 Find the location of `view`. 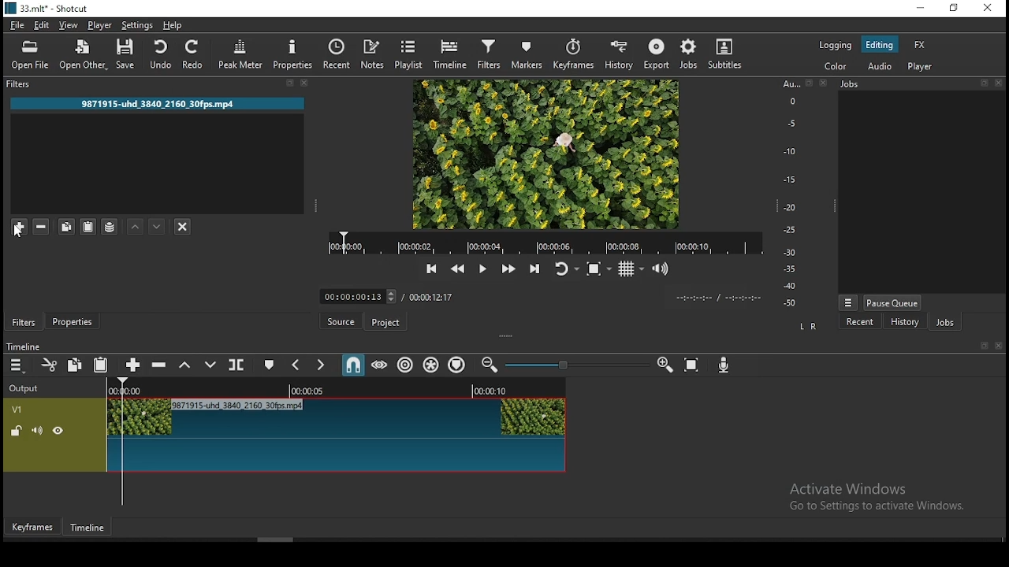

view is located at coordinates (69, 24).